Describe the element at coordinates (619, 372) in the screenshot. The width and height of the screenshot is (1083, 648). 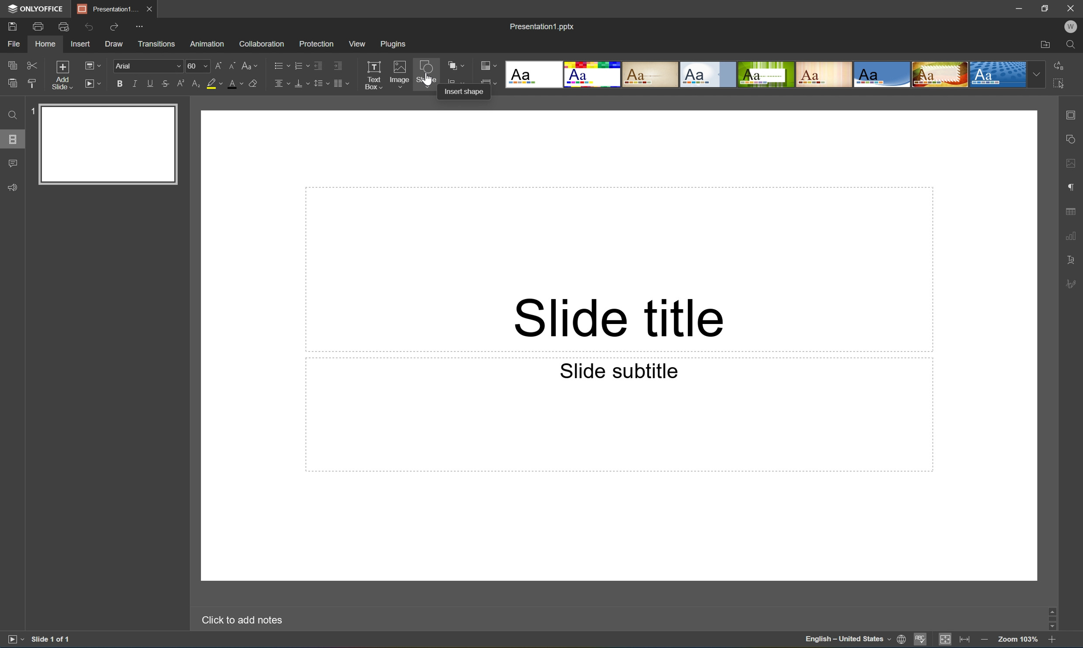
I see `Slide subtitle` at that location.